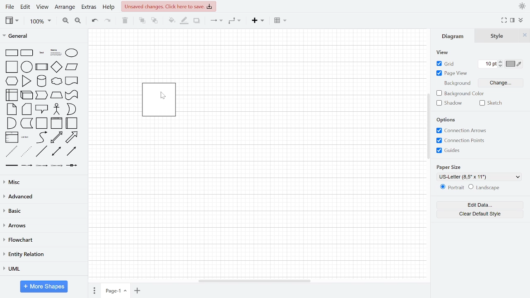  I want to click on current grid pt, so click(488, 64).